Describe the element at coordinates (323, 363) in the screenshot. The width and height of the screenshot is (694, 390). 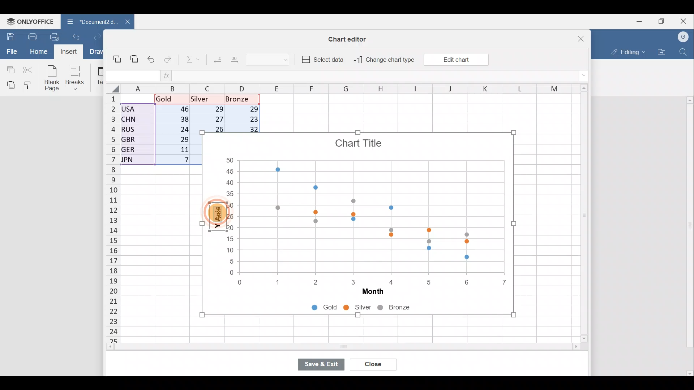
I see `Save & exit` at that location.